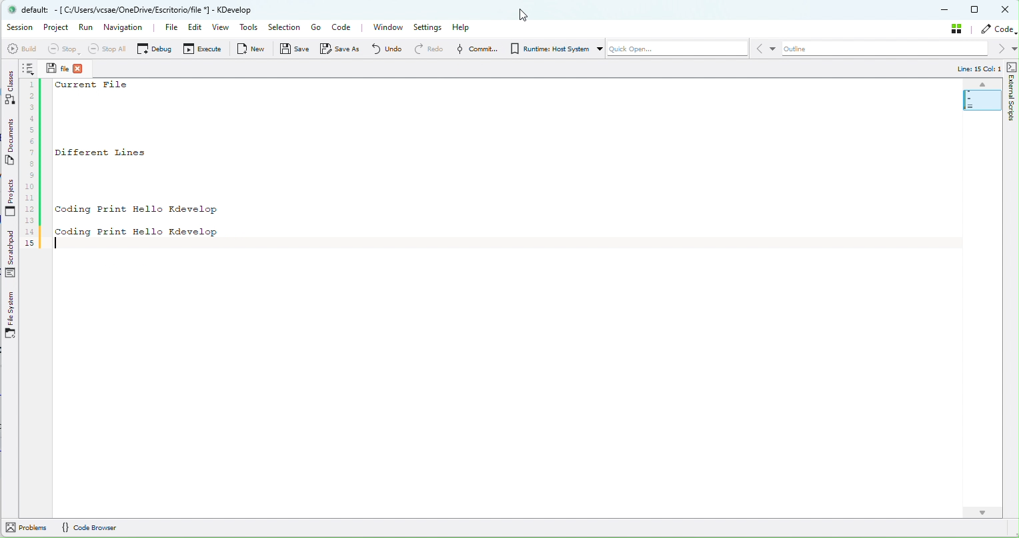  I want to click on Coding Print Hello Kdevelop (Pasted information), so click(141, 230).